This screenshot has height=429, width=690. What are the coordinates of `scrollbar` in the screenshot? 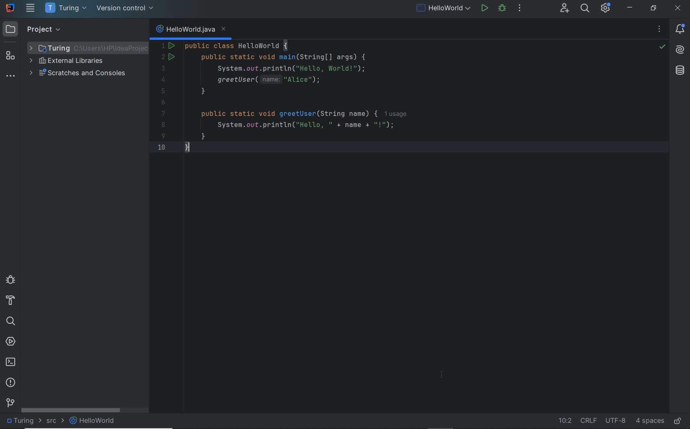 It's located at (71, 410).